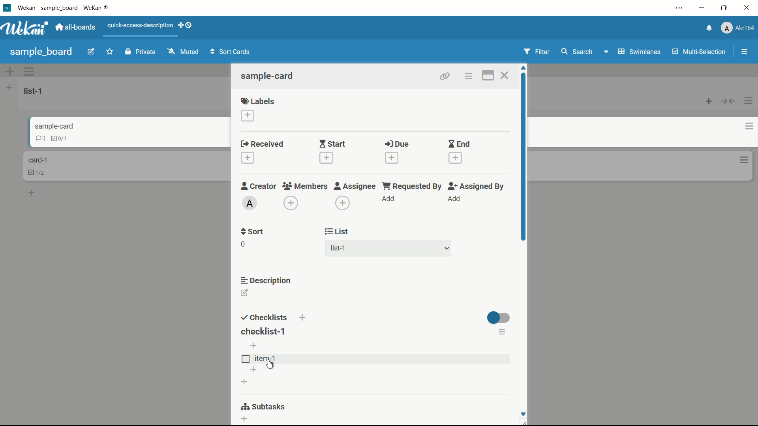  Describe the element at coordinates (35, 91) in the screenshot. I see `list name` at that location.